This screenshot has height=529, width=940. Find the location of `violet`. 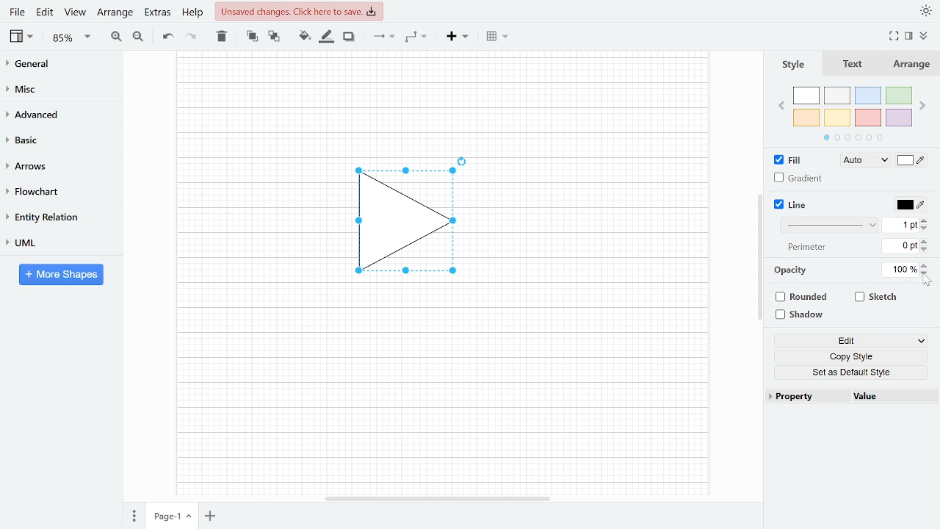

violet is located at coordinates (898, 118).